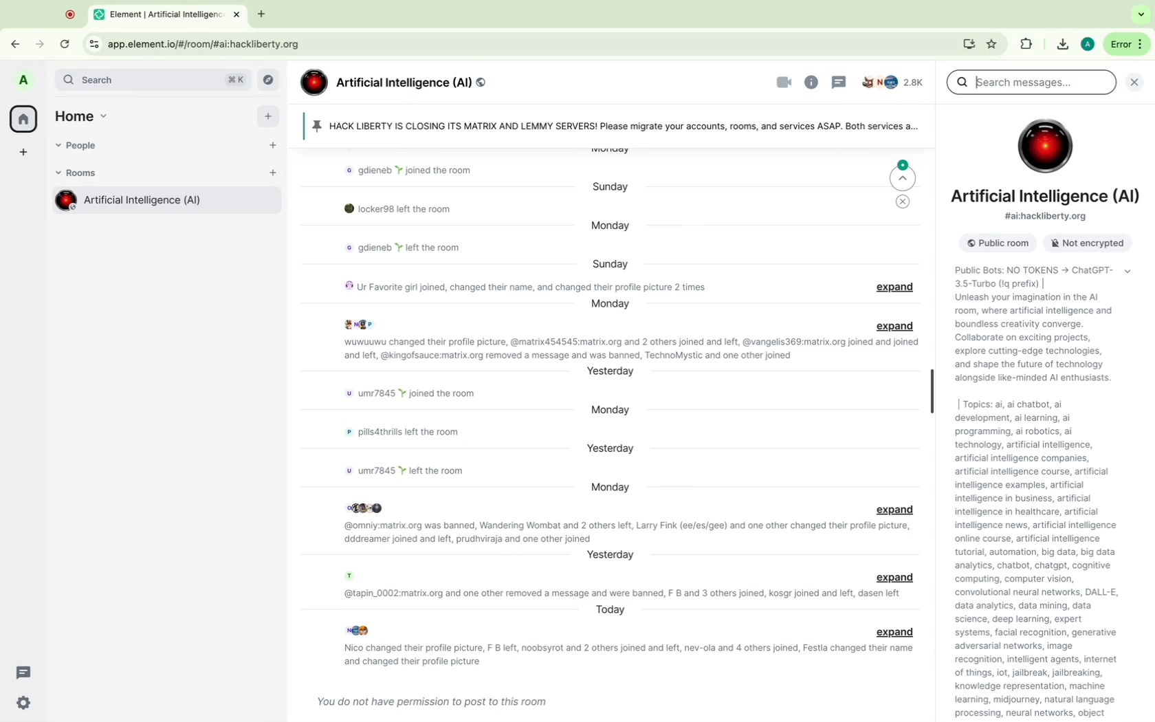  I want to click on home, so click(23, 118).